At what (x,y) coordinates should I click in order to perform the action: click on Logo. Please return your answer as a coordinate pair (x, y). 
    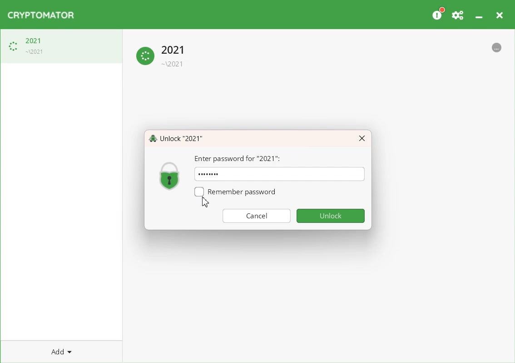
    Looking at the image, I should click on (41, 15).